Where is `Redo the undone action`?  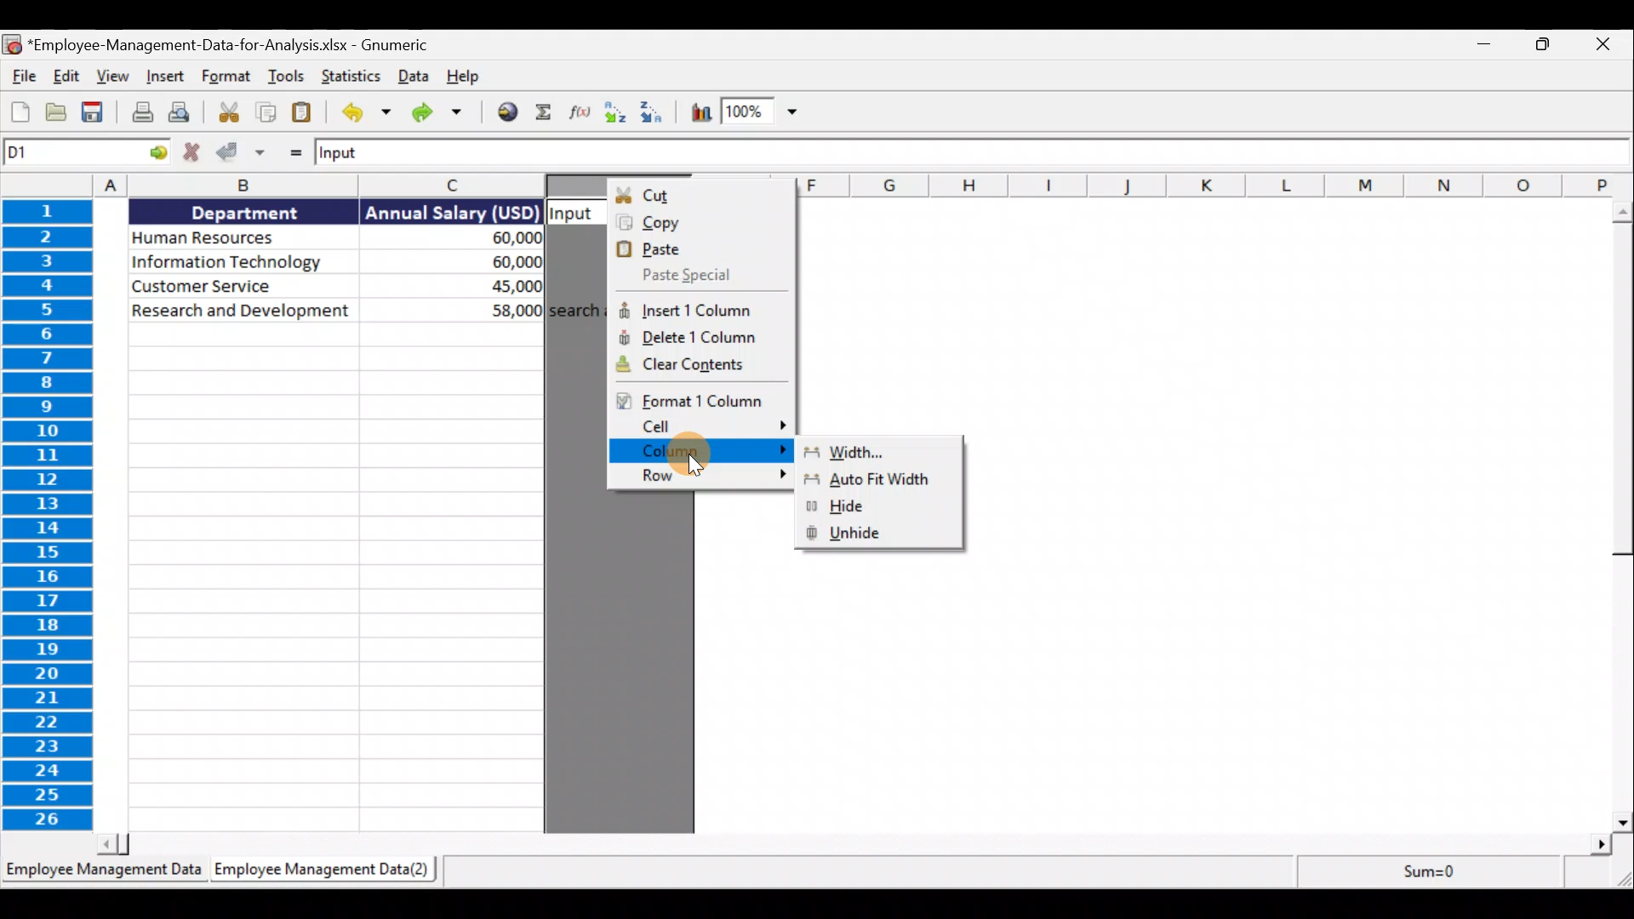
Redo the undone action is located at coordinates (443, 112).